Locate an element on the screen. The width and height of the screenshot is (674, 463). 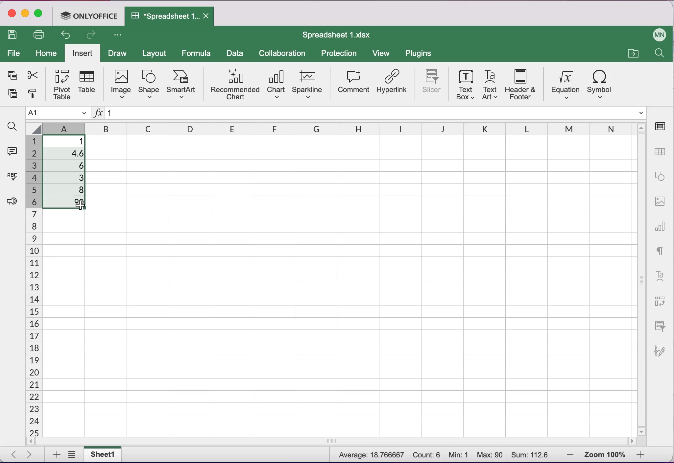
formula is located at coordinates (198, 52).